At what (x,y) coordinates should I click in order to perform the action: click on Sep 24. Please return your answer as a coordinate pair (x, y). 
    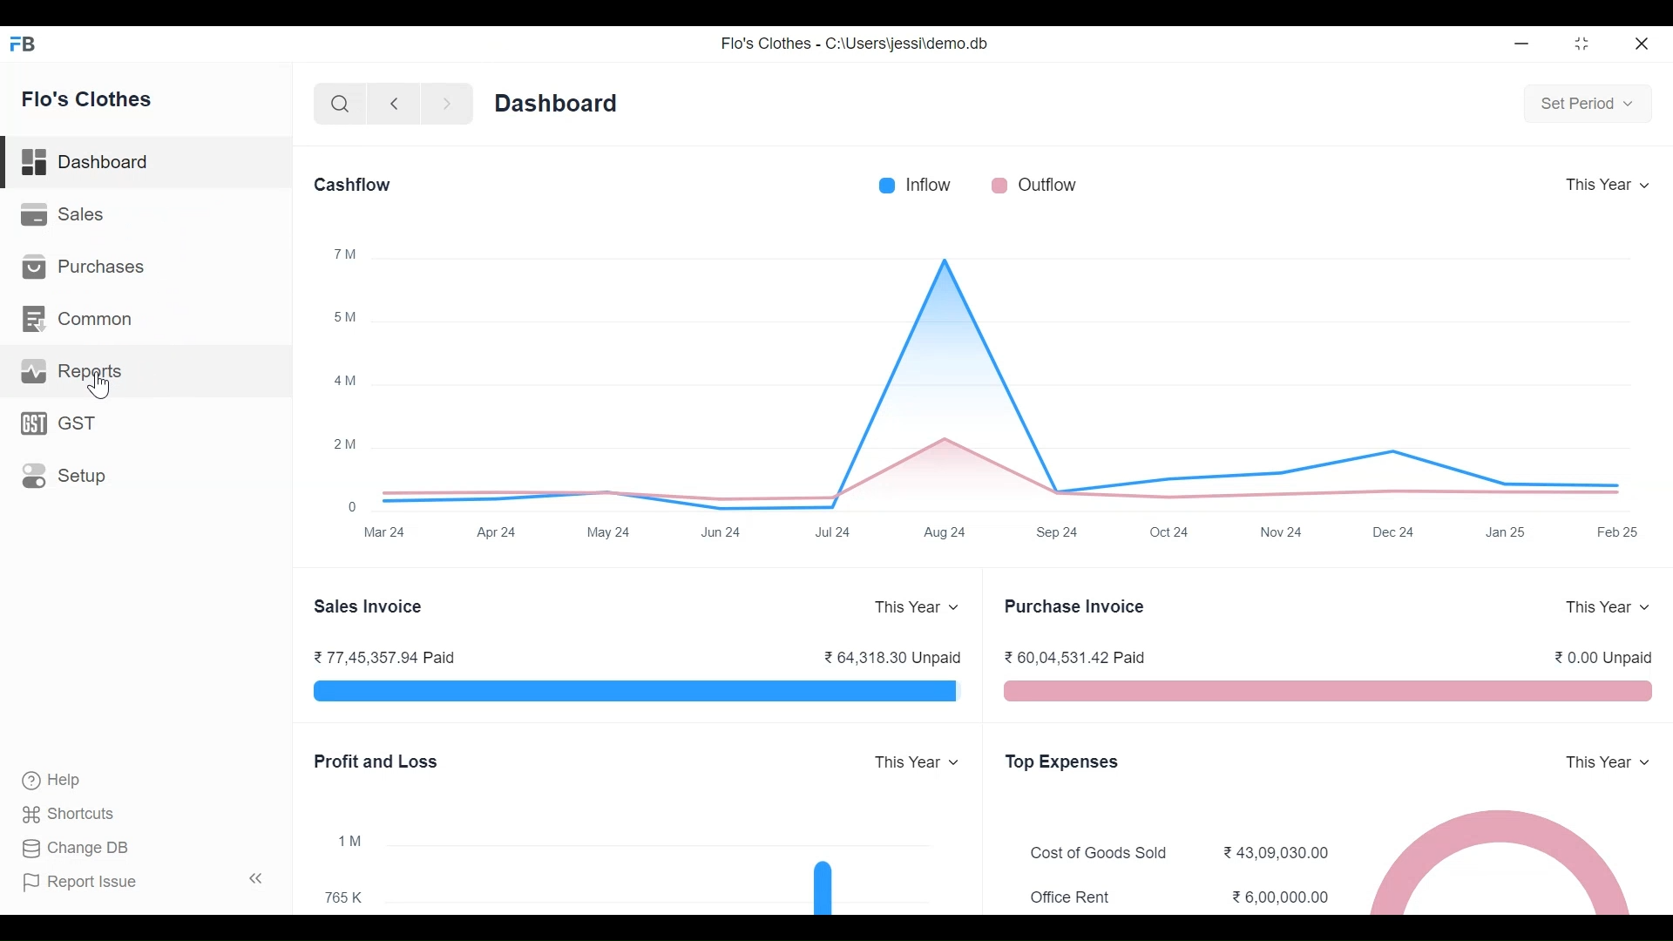
    Looking at the image, I should click on (1059, 533).